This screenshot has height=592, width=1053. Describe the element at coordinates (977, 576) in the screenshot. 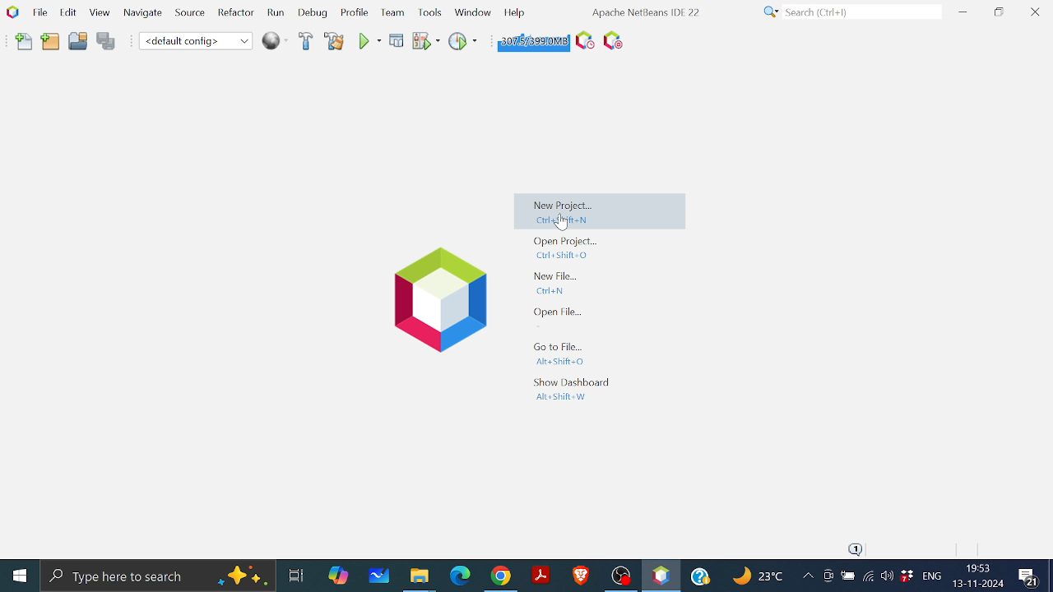

I see `Date and time` at that location.